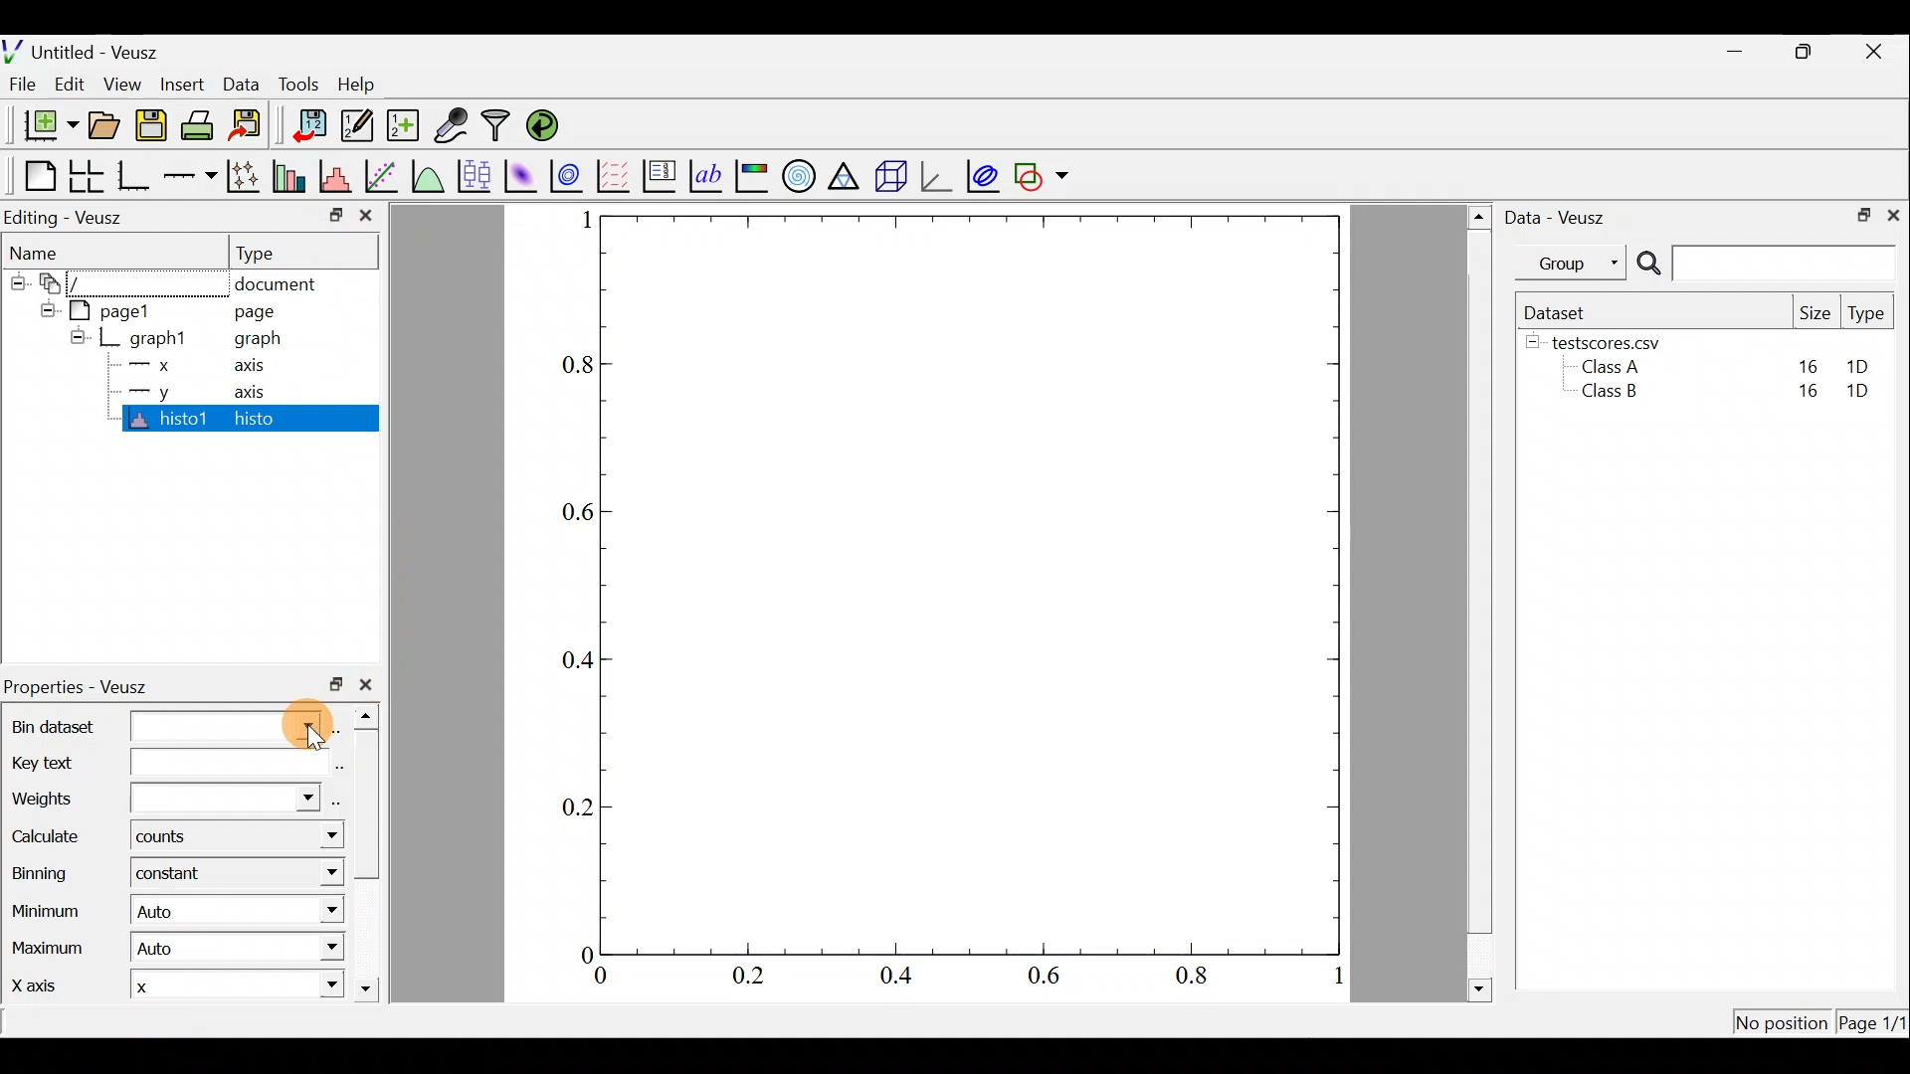 The width and height of the screenshot is (1910, 1074). What do you see at coordinates (365, 216) in the screenshot?
I see `close` at bounding box center [365, 216].